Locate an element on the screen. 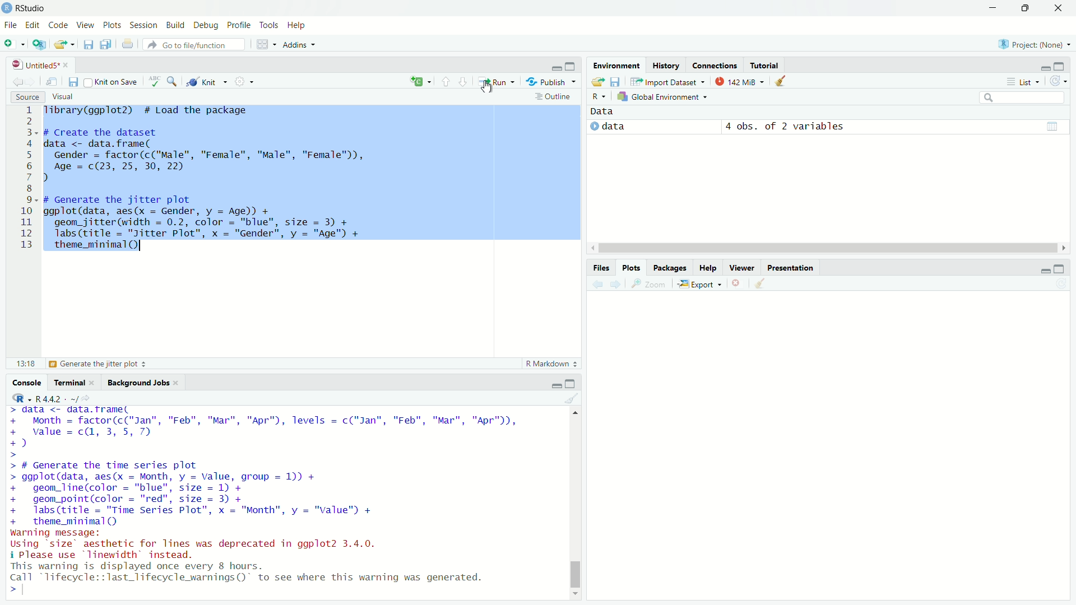 The height and width of the screenshot is (605, 1076). presentation is located at coordinates (790, 268).